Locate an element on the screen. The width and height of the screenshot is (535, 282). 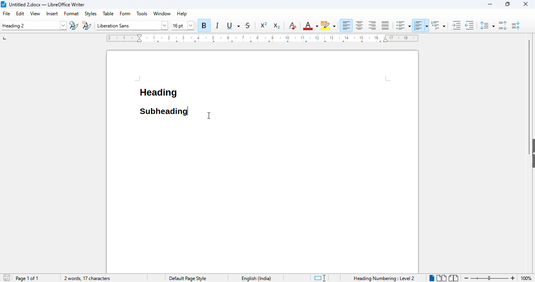
font name is located at coordinates (131, 25).